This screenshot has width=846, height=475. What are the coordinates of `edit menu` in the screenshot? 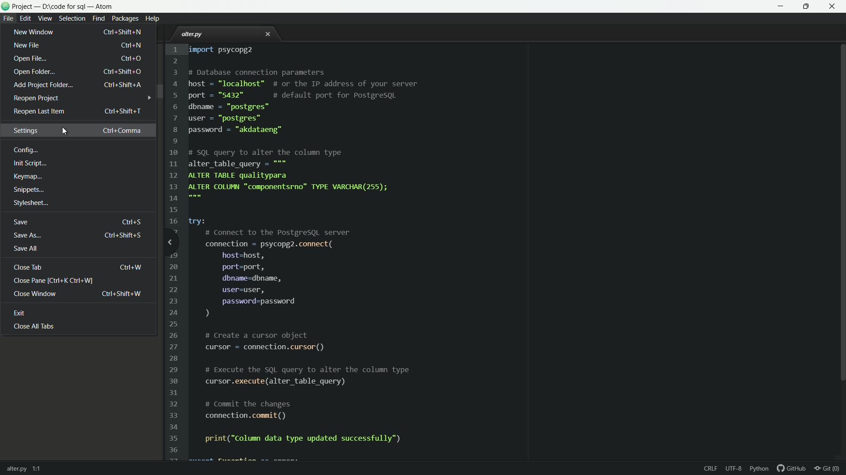 It's located at (26, 18).